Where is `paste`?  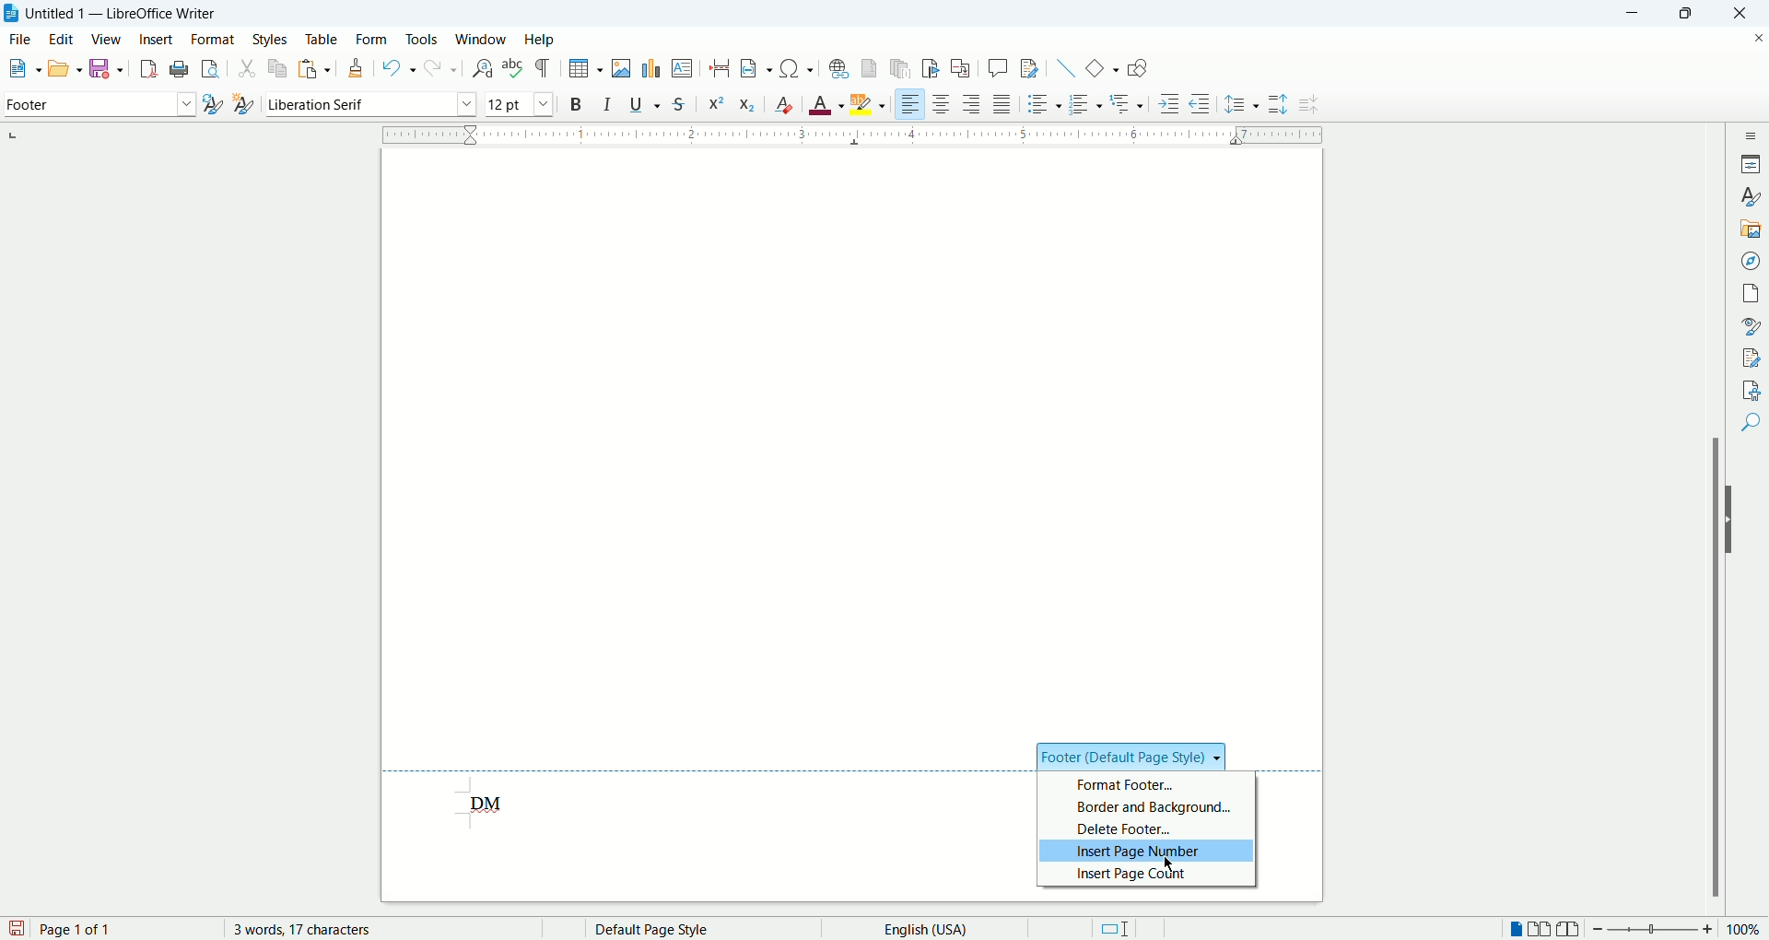
paste is located at coordinates (316, 65).